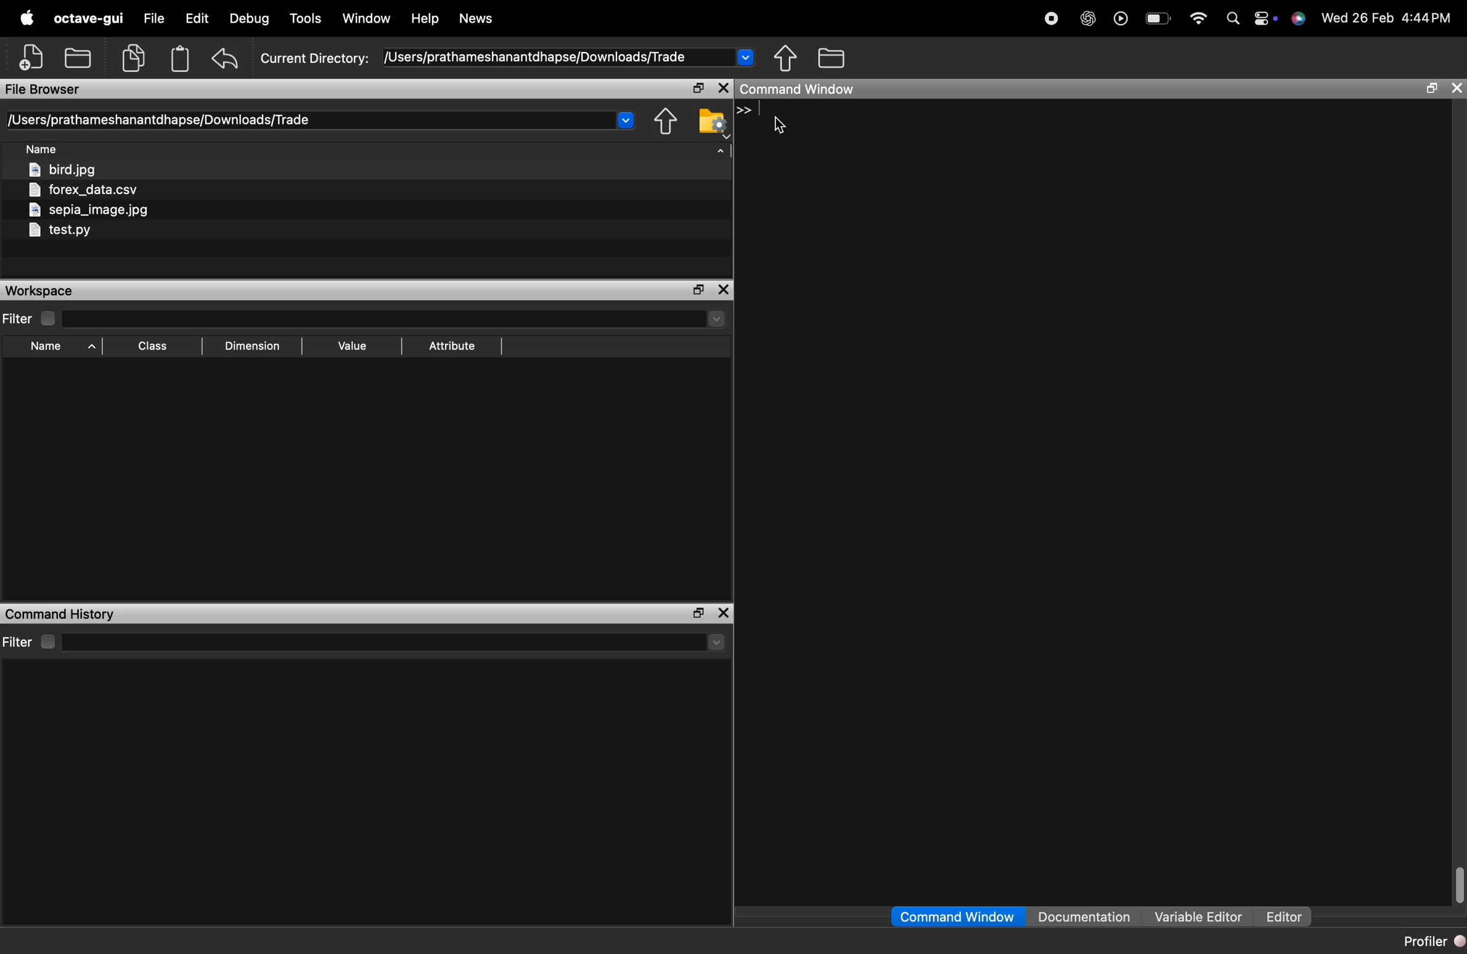 The height and width of the screenshot is (954, 1467). What do you see at coordinates (225, 59) in the screenshot?
I see `undo` at bounding box center [225, 59].